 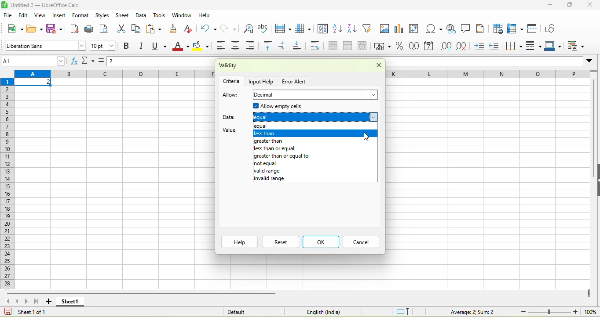 What do you see at coordinates (103, 63) in the screenshot?
I see `formula` at bounding box center [103, 63].